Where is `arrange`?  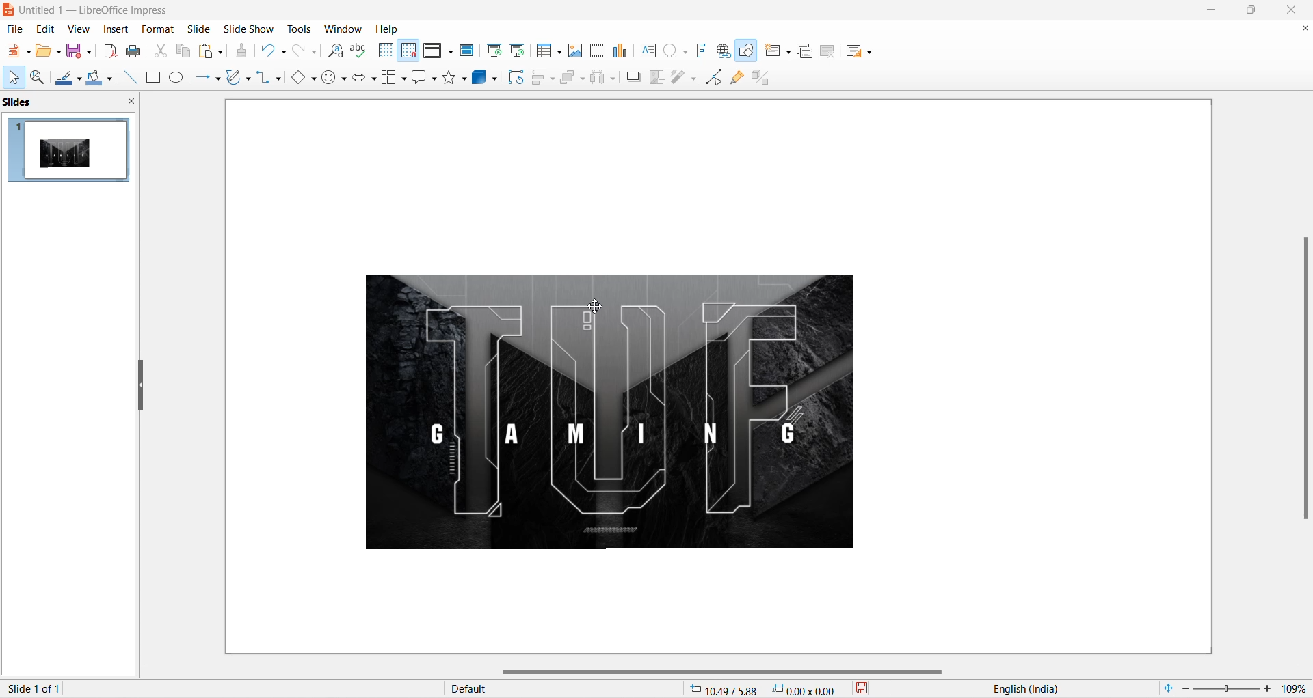
arrange is located at coordinates (572, 76).